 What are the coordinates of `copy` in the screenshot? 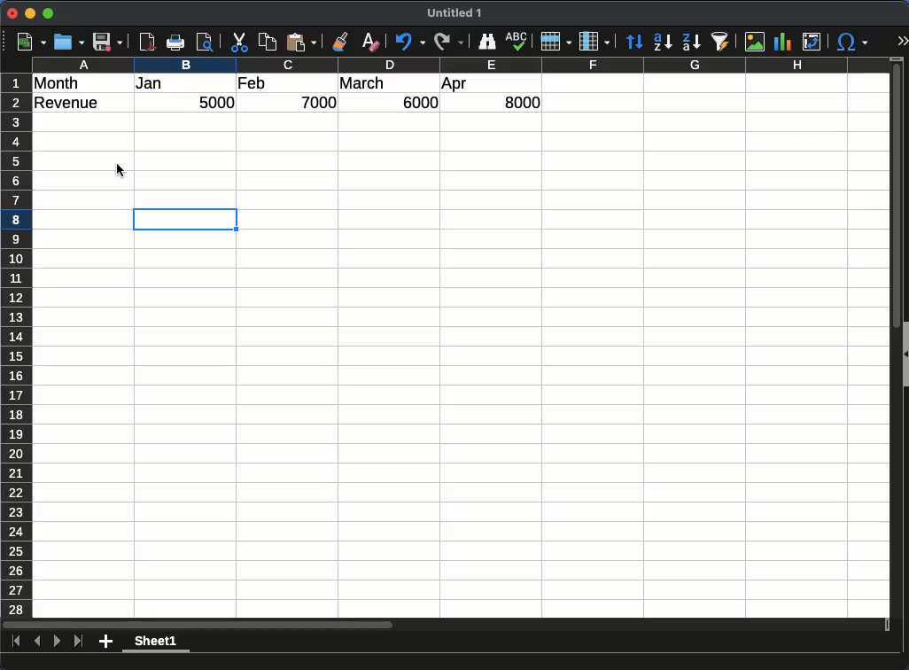 It's located at (268, 42).